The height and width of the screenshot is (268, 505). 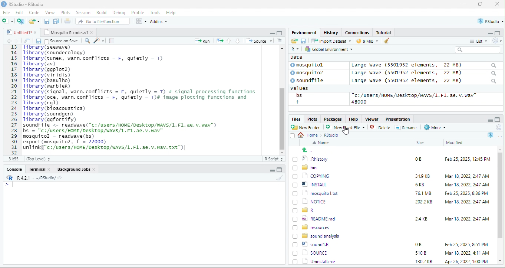 I want to click on Terminal, so click(x=40, y=169).